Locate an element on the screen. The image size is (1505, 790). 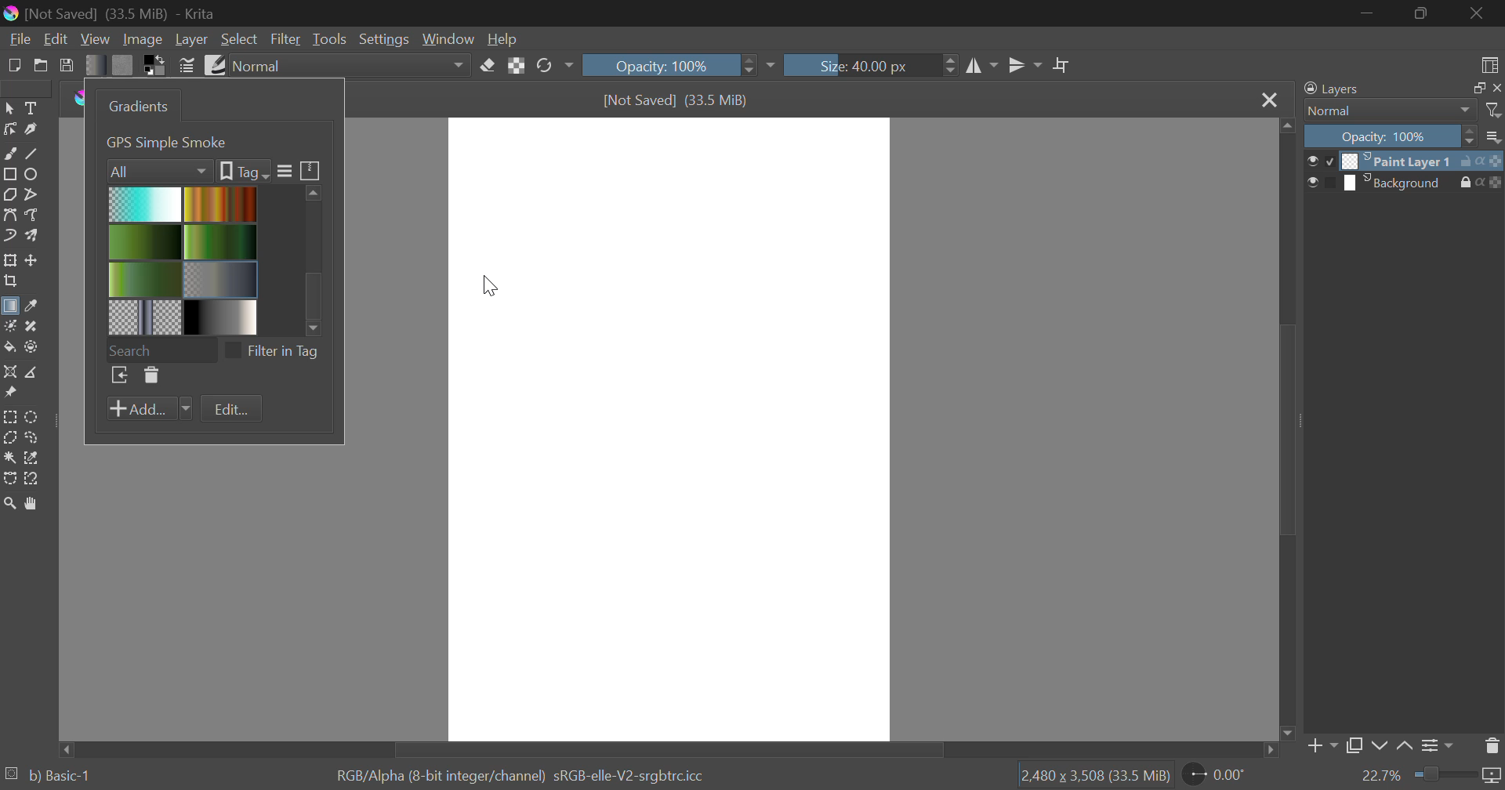
Gradient 7 is located at coordinates (146, 317).